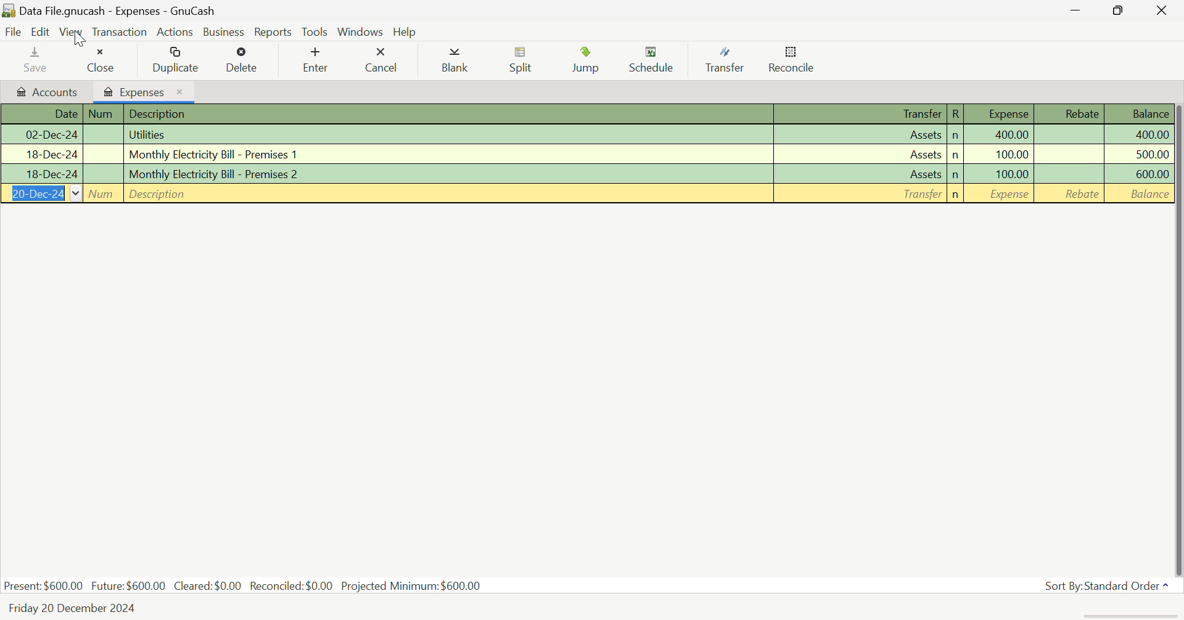 The image size is (1184, 620). What do you see at coordinates (1120, 12) in the screenshot?
I see `Minimize` at bounding box center [1120, 12].